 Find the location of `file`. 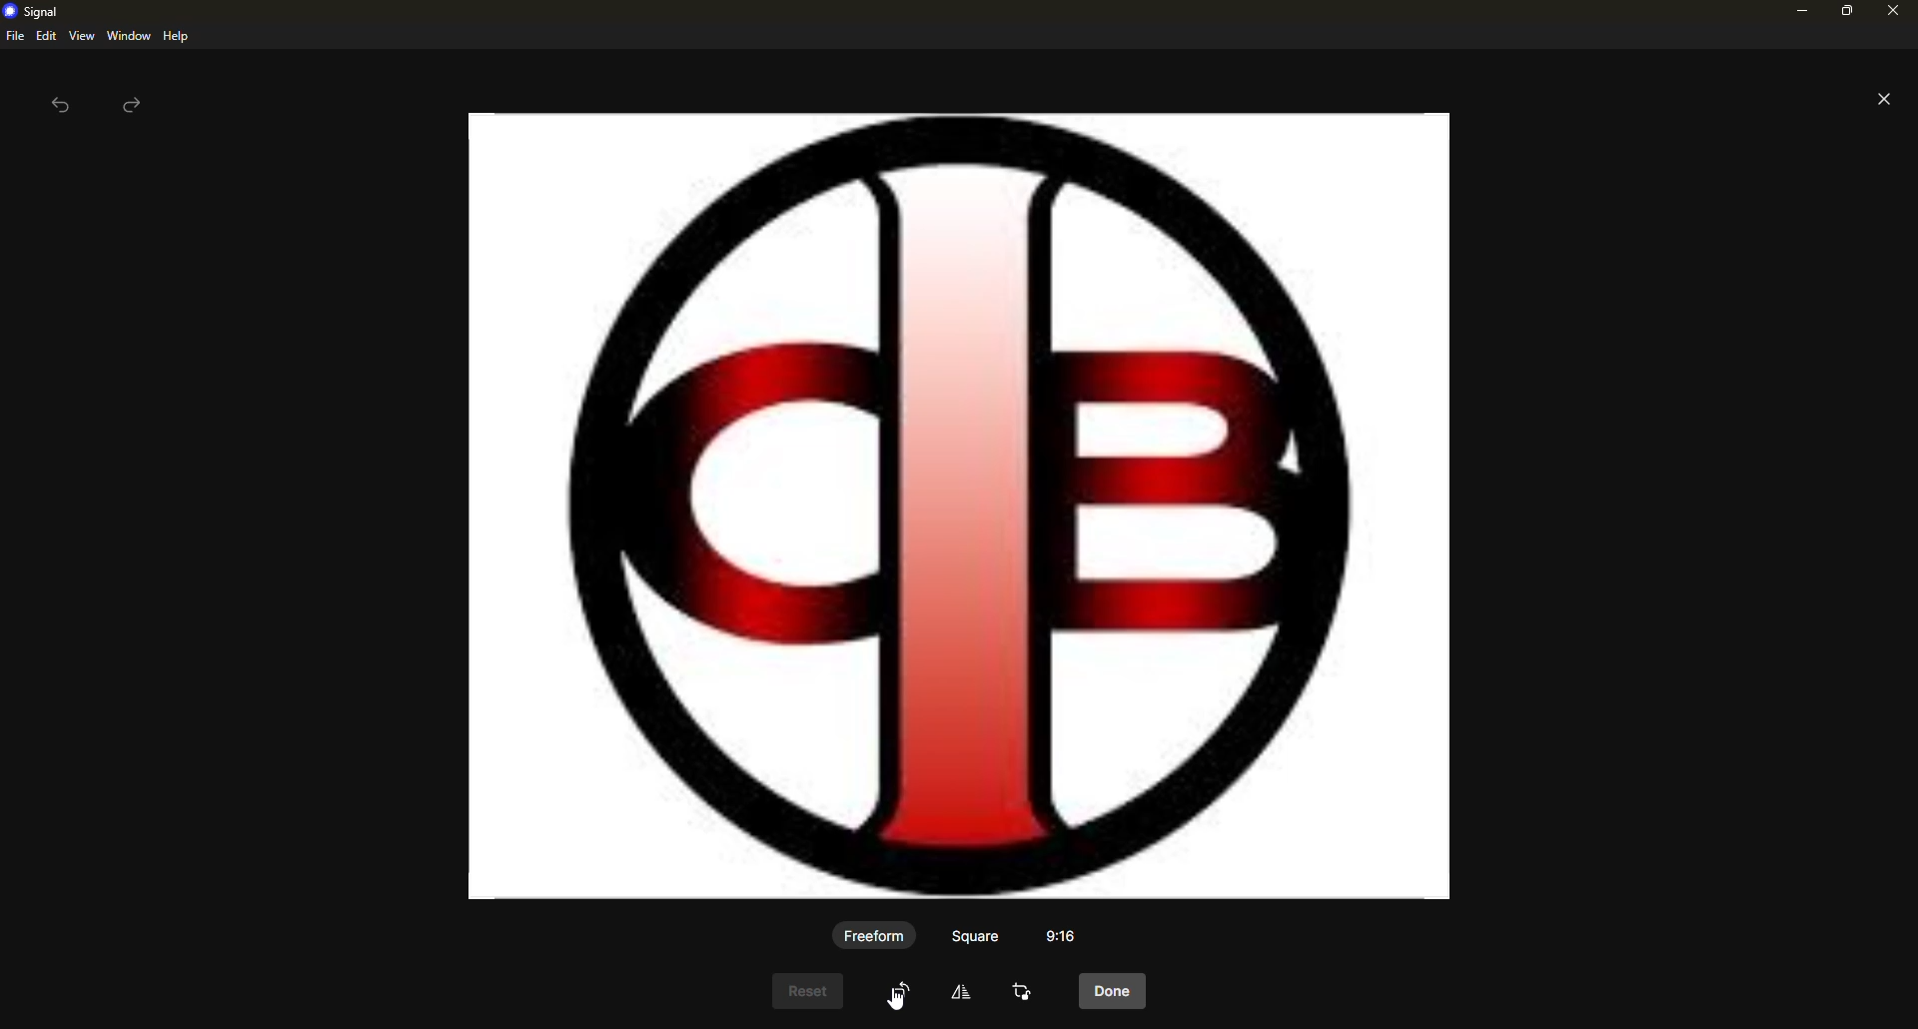

file is located at coordinates (13, 37).